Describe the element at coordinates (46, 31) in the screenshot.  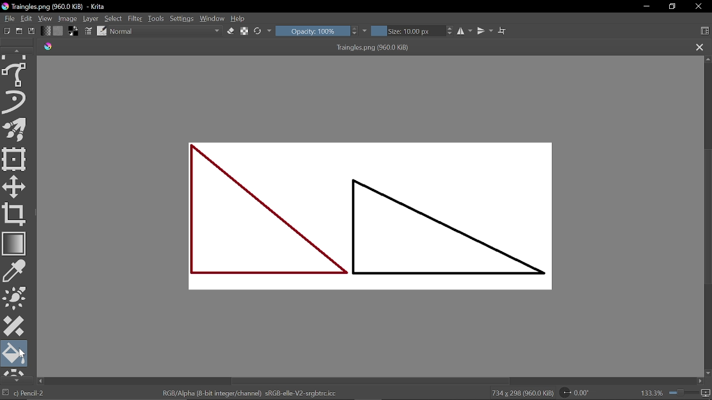
I see `Fill gradient` at that location.